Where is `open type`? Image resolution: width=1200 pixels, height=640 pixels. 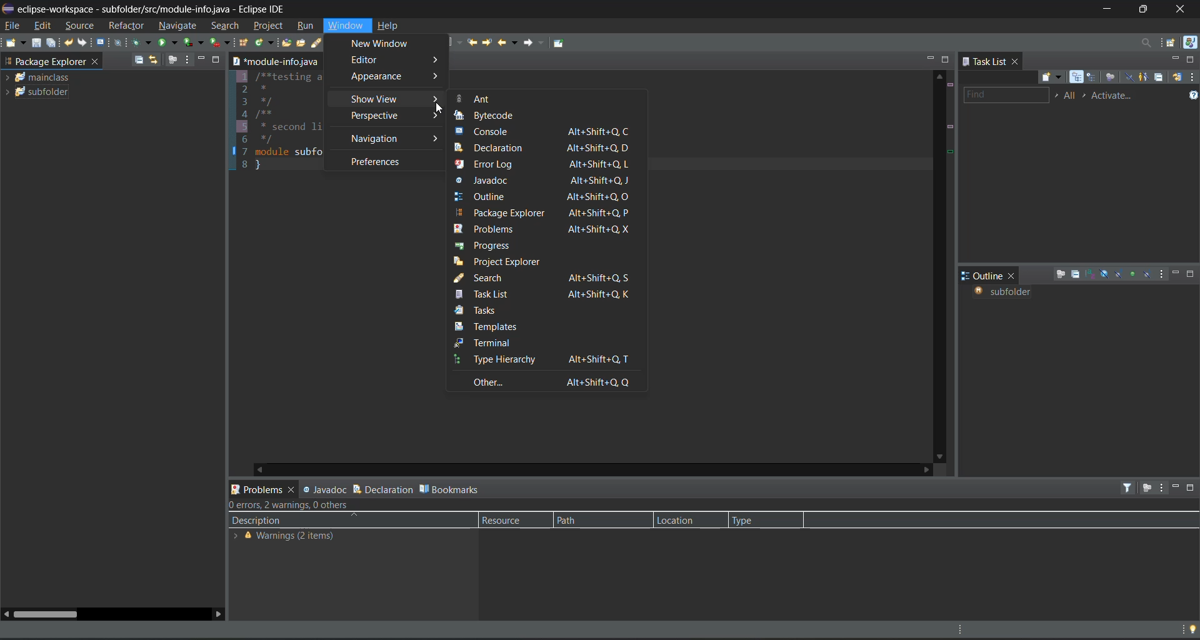 open type is located at coordinates (286, 43).